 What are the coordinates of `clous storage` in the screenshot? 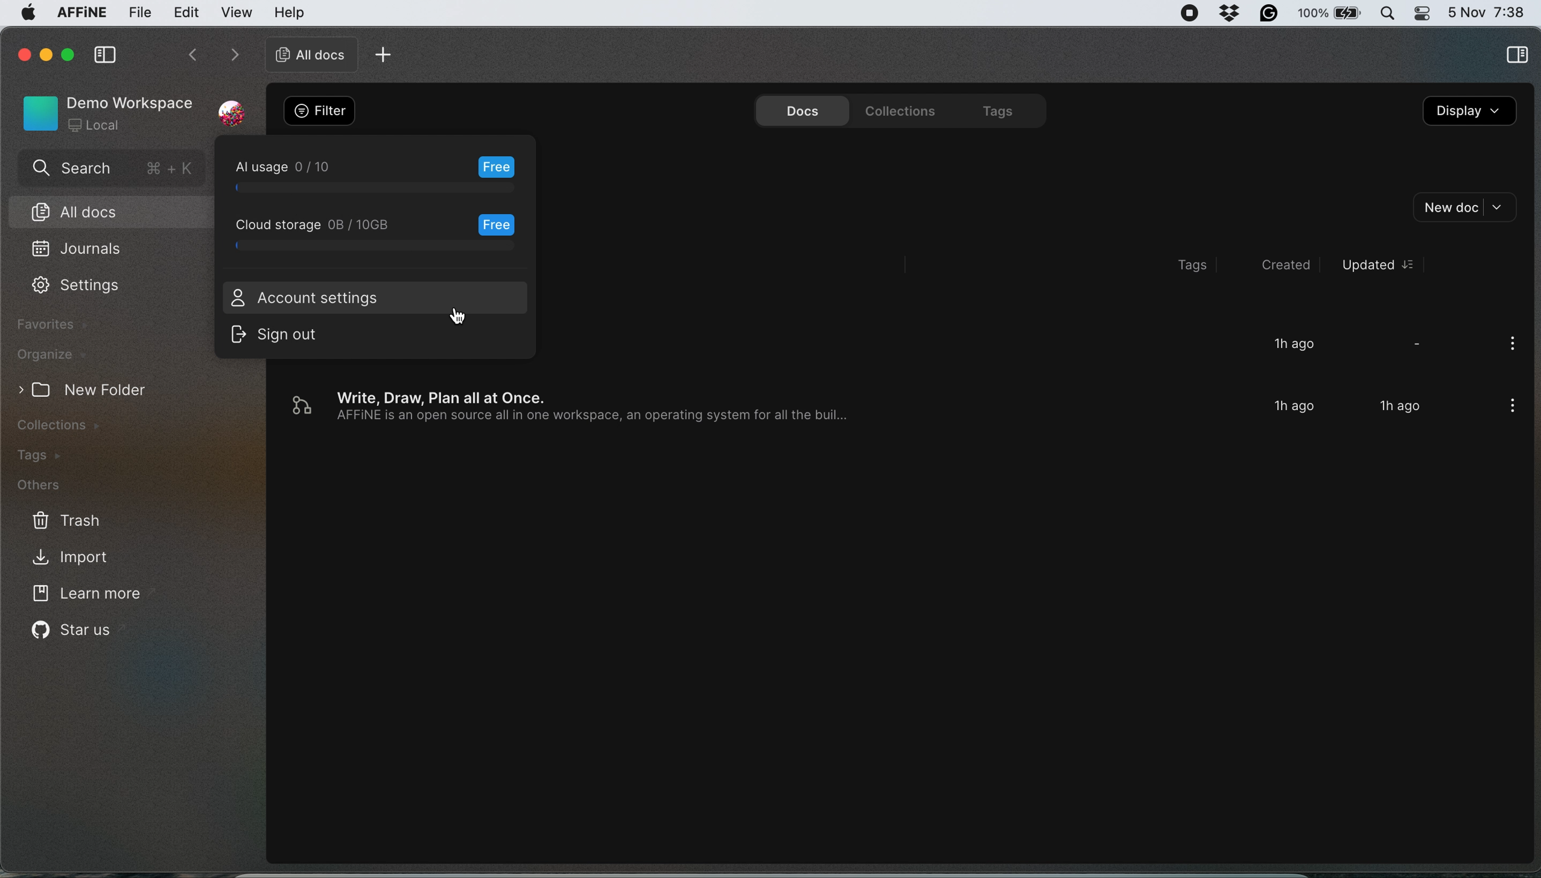 It's located at (379, 234).